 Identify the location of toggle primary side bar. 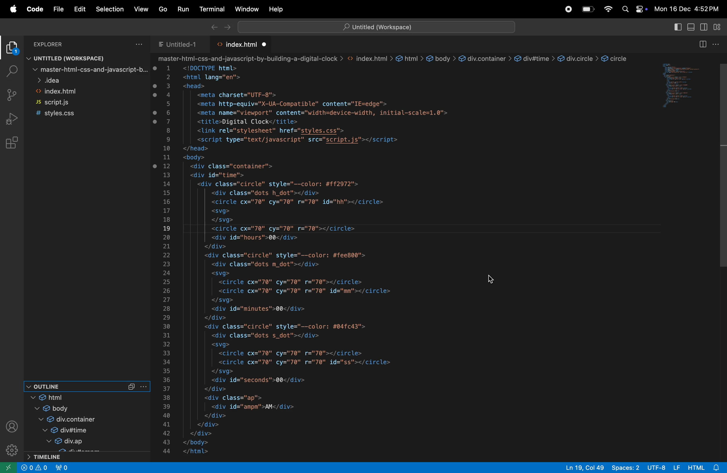
(678, 28).